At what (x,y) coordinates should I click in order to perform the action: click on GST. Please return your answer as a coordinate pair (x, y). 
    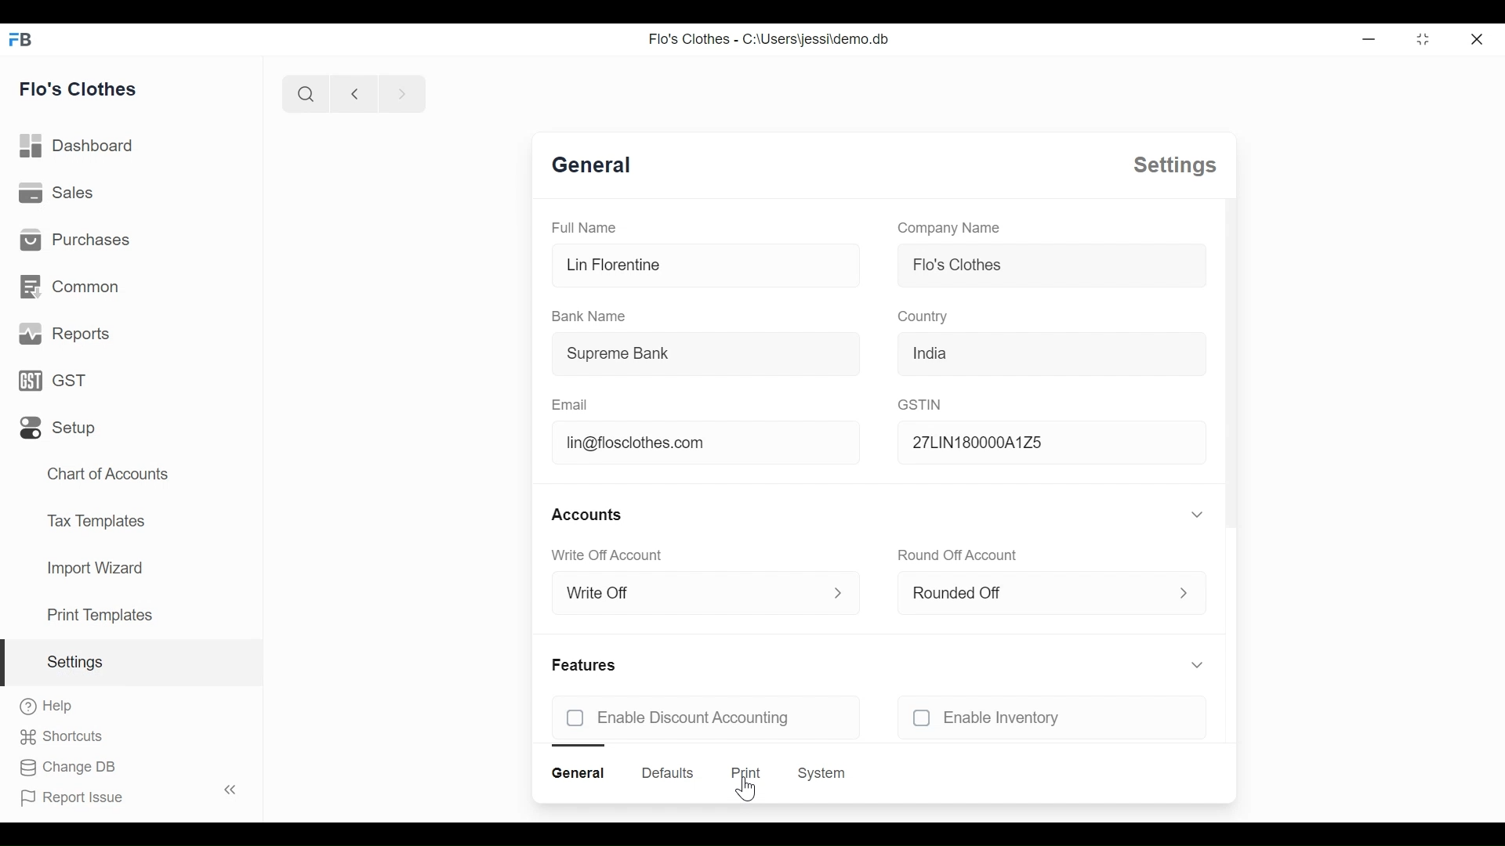
    Looking at the image, I should click on (52, 380).